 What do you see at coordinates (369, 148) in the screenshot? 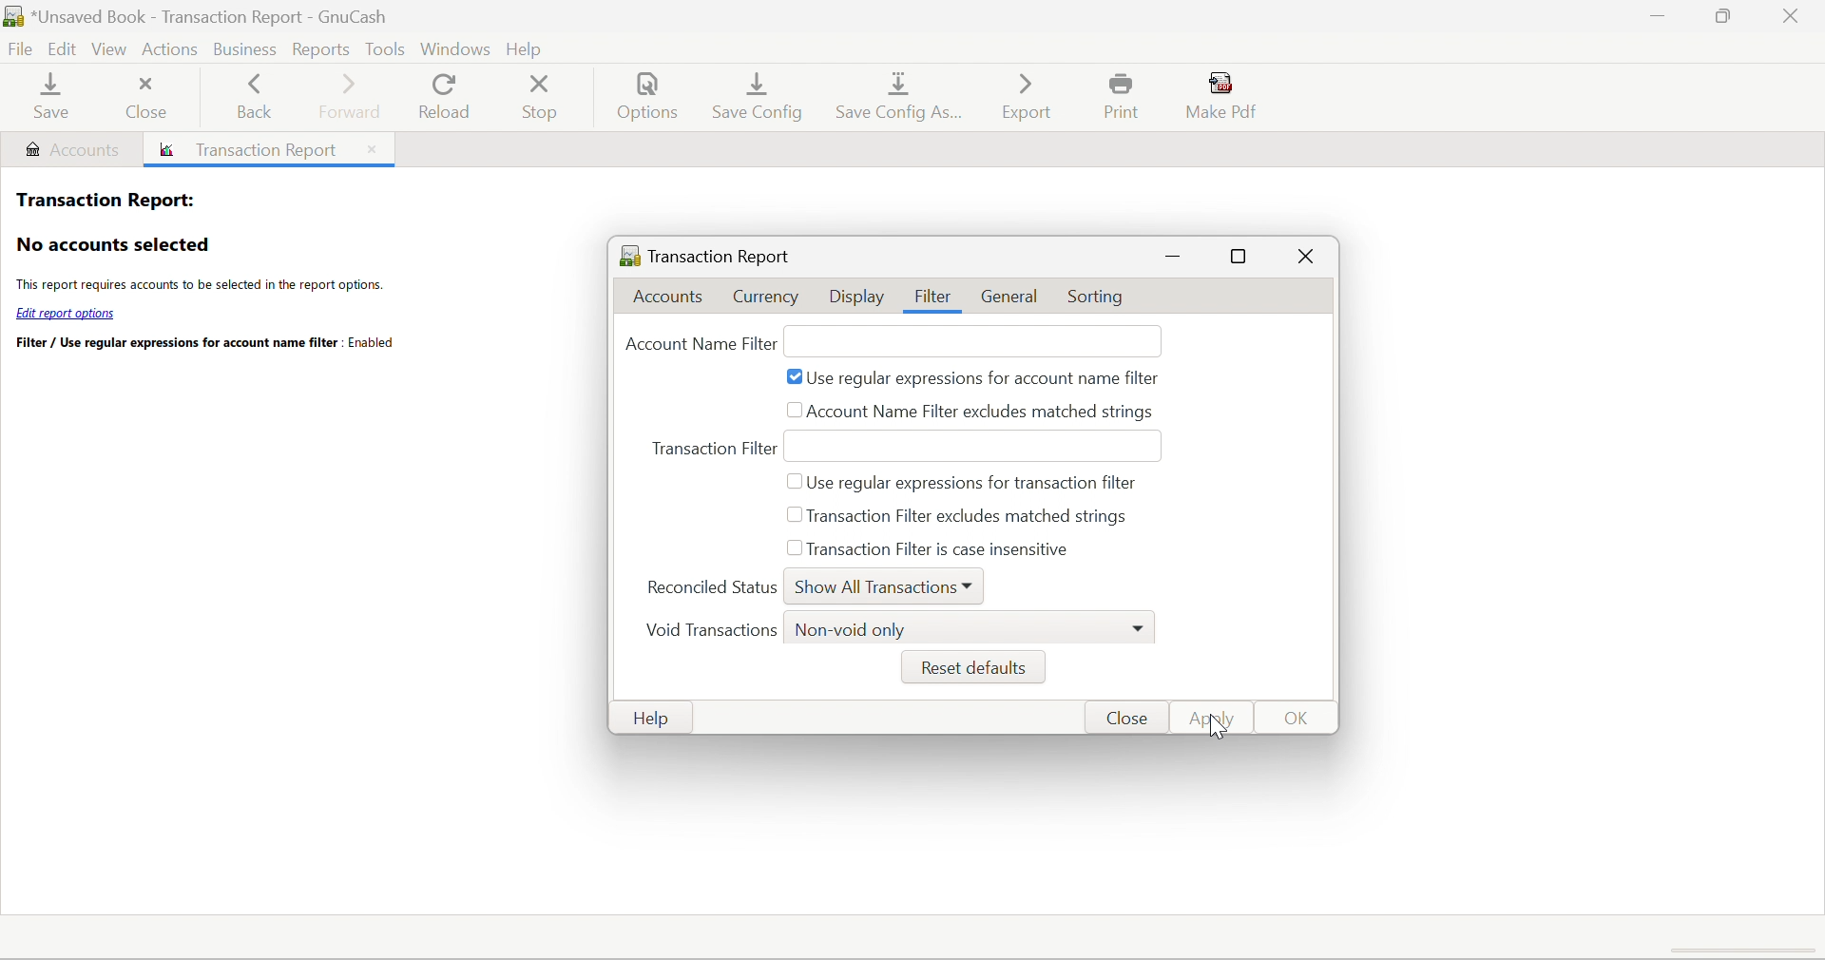
I see `Close` at bounding box center [369, 148].